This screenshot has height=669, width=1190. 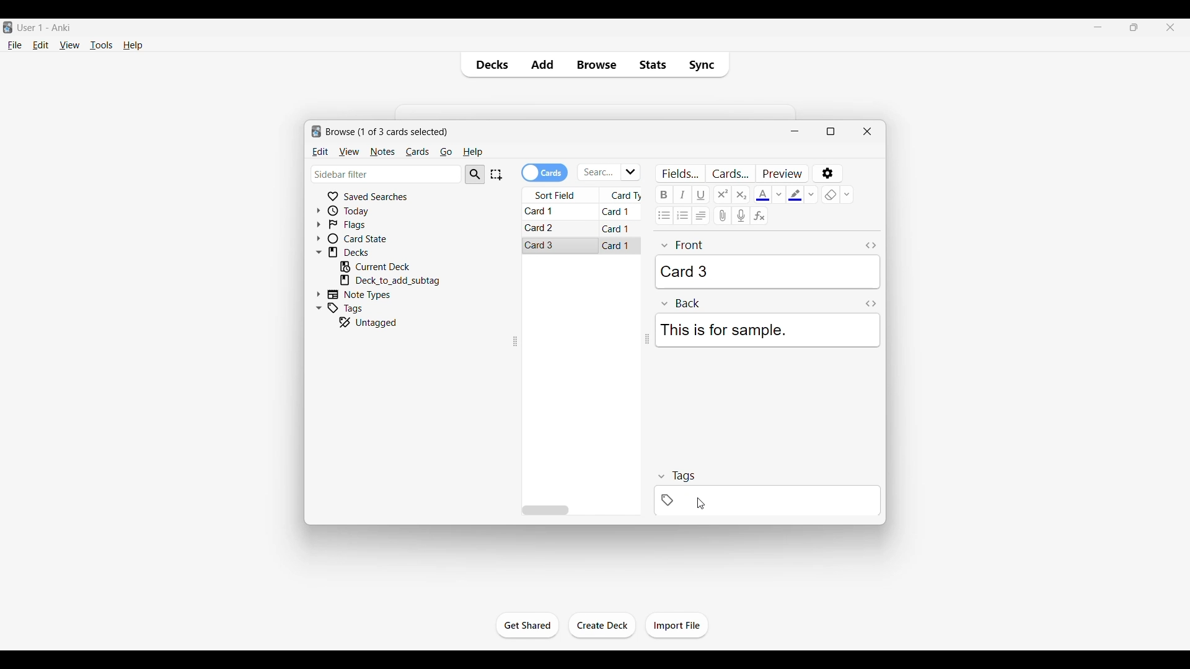 What do you see at coordinates (722, 216) in the screenshot?
I see `Attach audio/video/picture` at bounding box center [722, 216].